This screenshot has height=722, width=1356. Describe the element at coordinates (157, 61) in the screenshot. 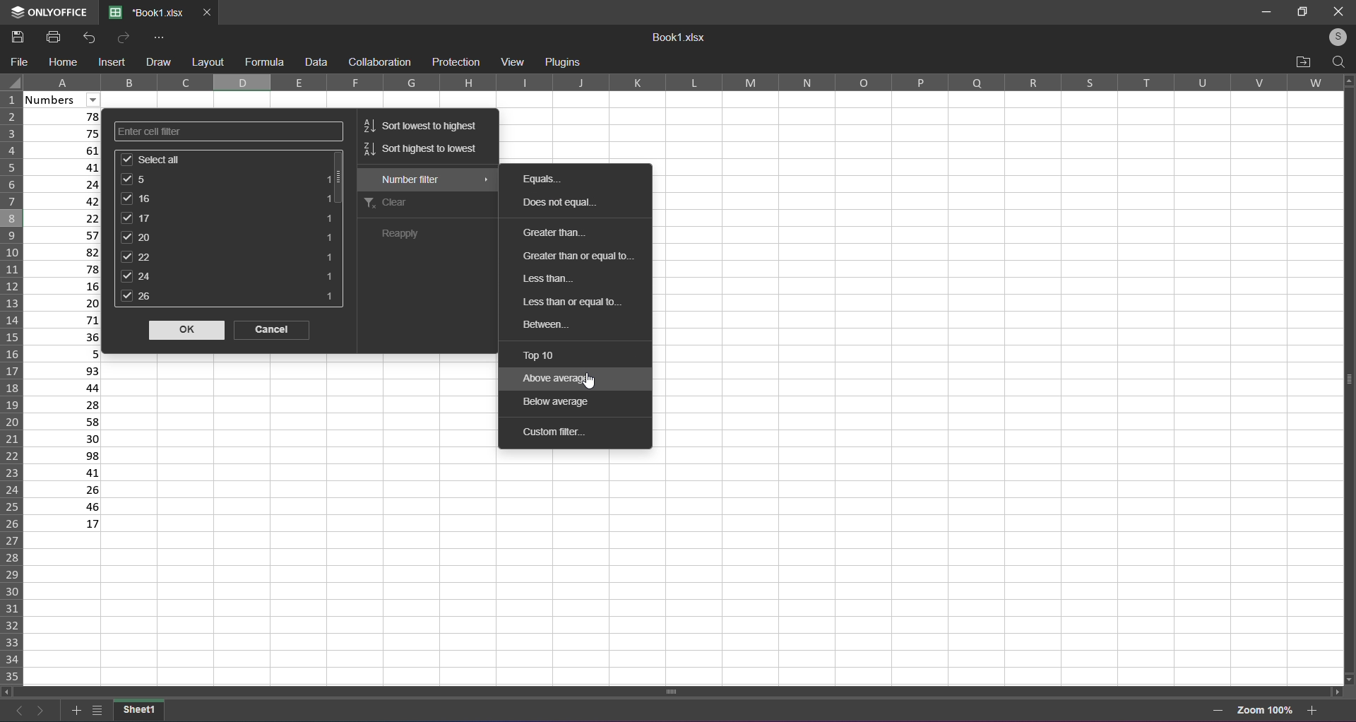

I see `draw` at that location.